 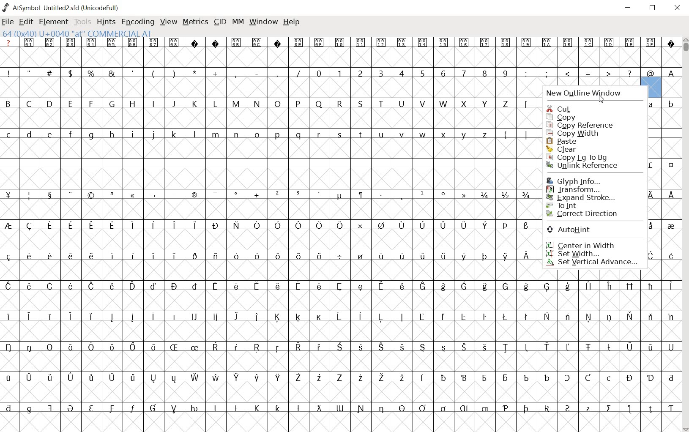 I want to click on glyph, so click(x=268, y=234).